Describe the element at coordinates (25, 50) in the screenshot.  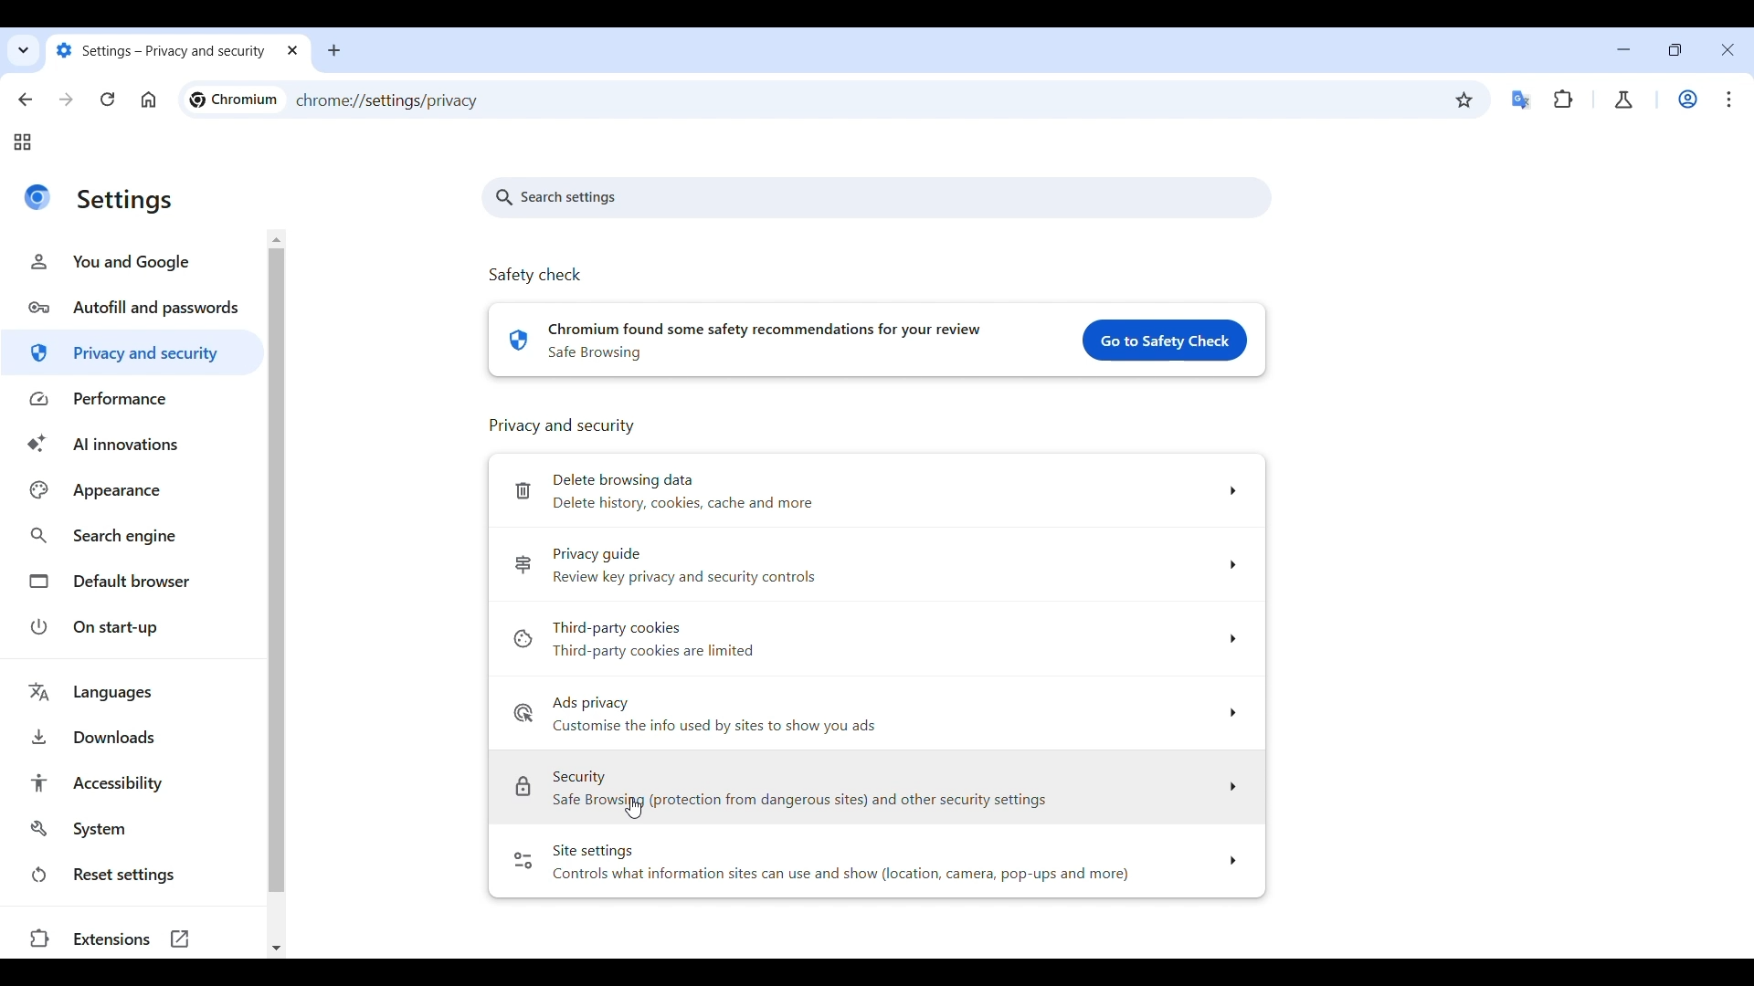
I see `Search tabs` at that location.